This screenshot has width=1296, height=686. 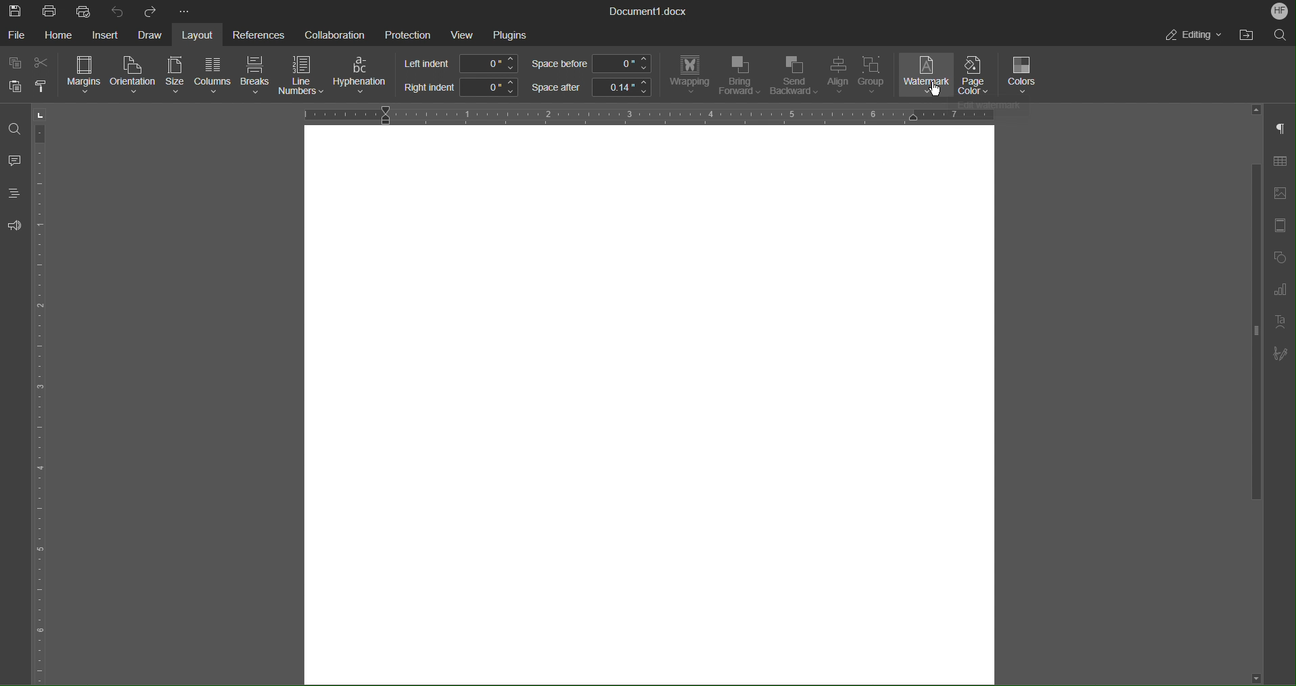 What do you see at coordinates (793, 76) in the screenshot?
I see `Send Backward` at bounding box center [793, 76].